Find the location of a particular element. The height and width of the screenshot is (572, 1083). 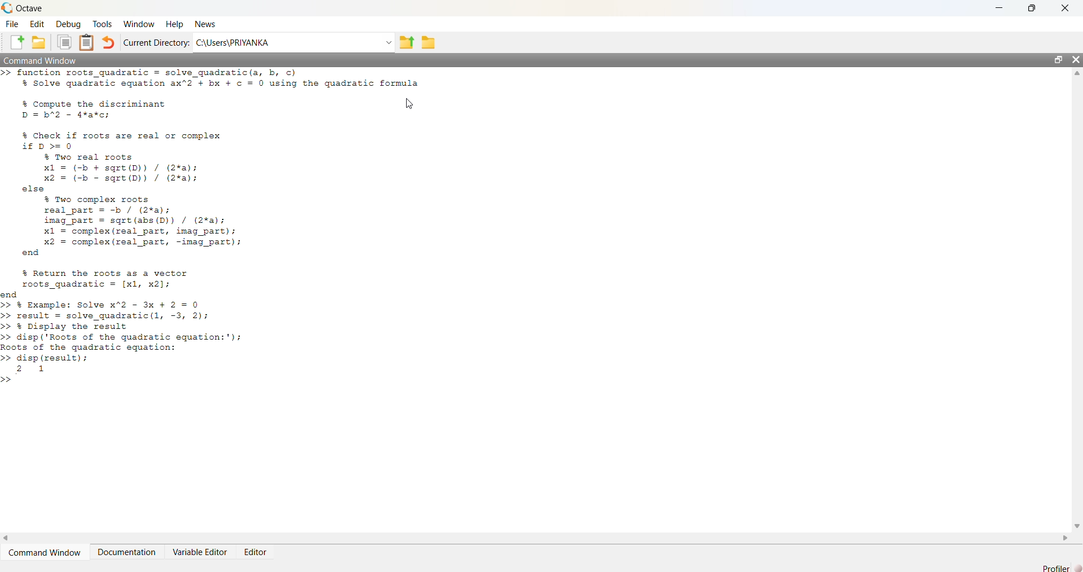

Editor is located at coordinates (258, 549).